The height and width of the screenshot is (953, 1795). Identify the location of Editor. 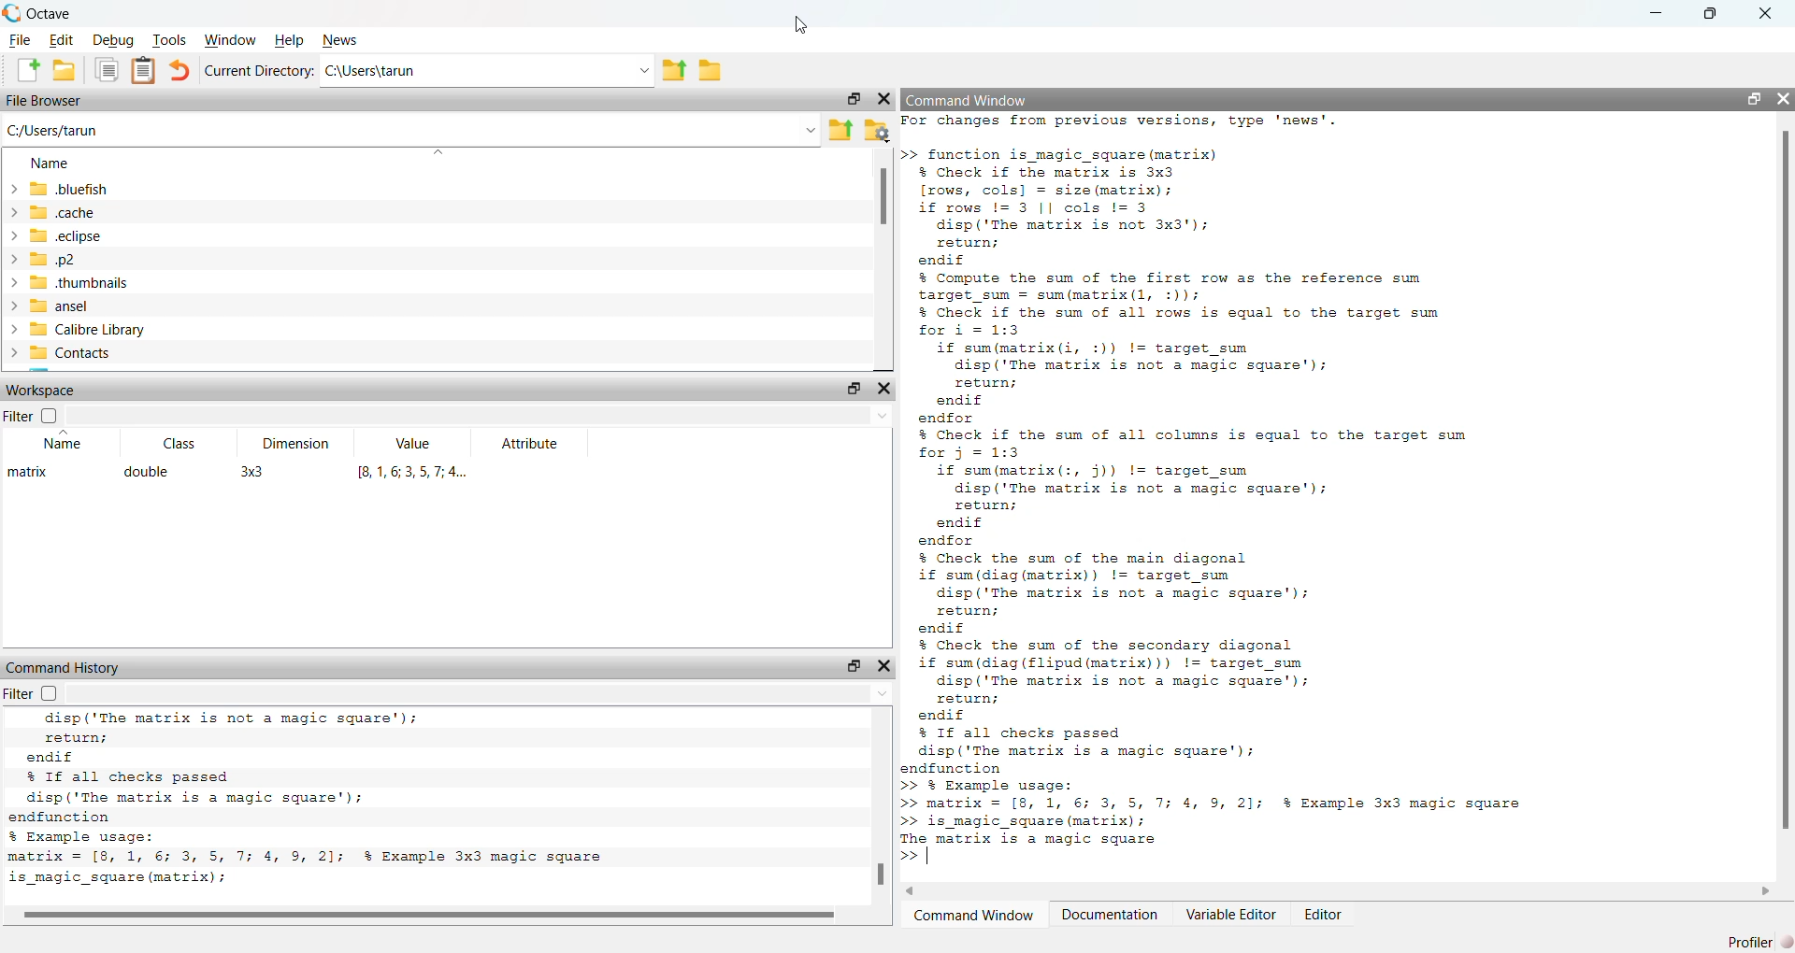
(1325, 914).